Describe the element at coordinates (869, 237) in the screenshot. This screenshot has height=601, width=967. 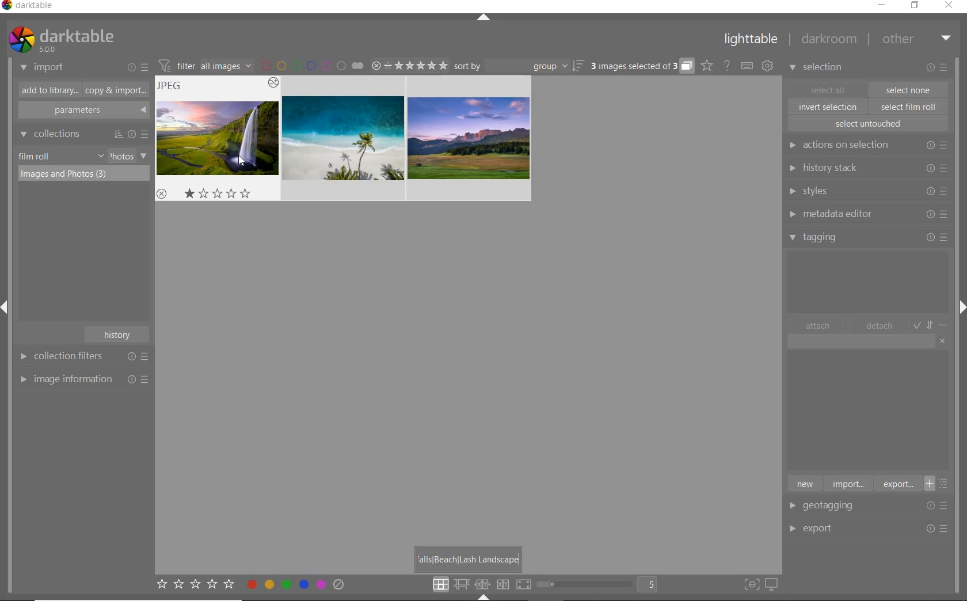
I see `tagging` at that location.